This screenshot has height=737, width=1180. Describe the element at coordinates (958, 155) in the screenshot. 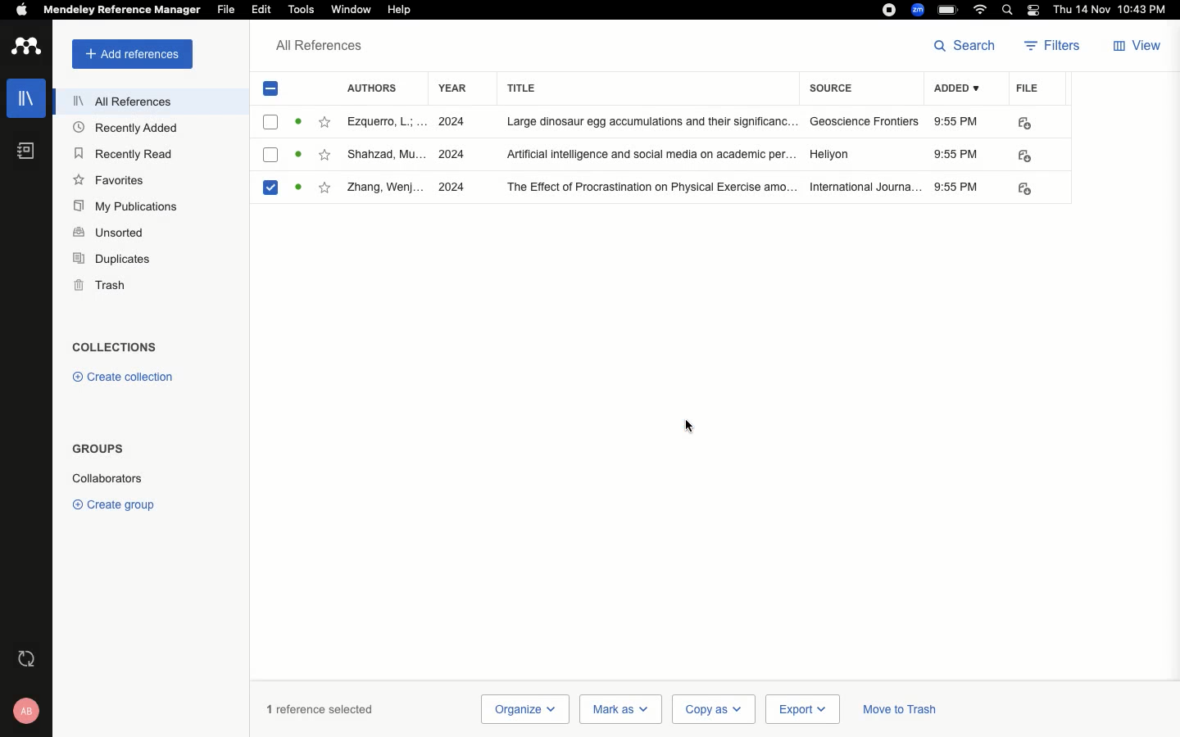

I see `9:55 PM` at that location.